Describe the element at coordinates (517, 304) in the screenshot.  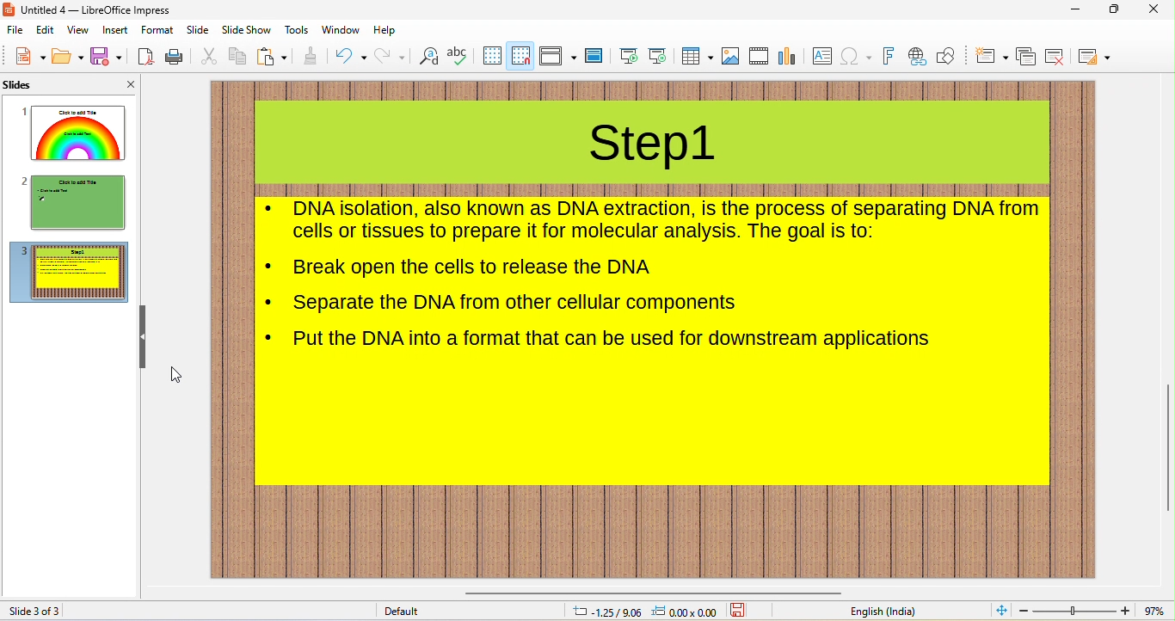
I see `content` at that location.